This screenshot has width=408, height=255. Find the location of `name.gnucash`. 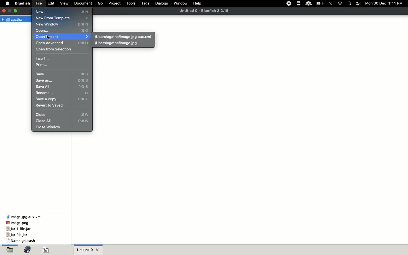

name.gnucash is located at coordinates (23, 241).